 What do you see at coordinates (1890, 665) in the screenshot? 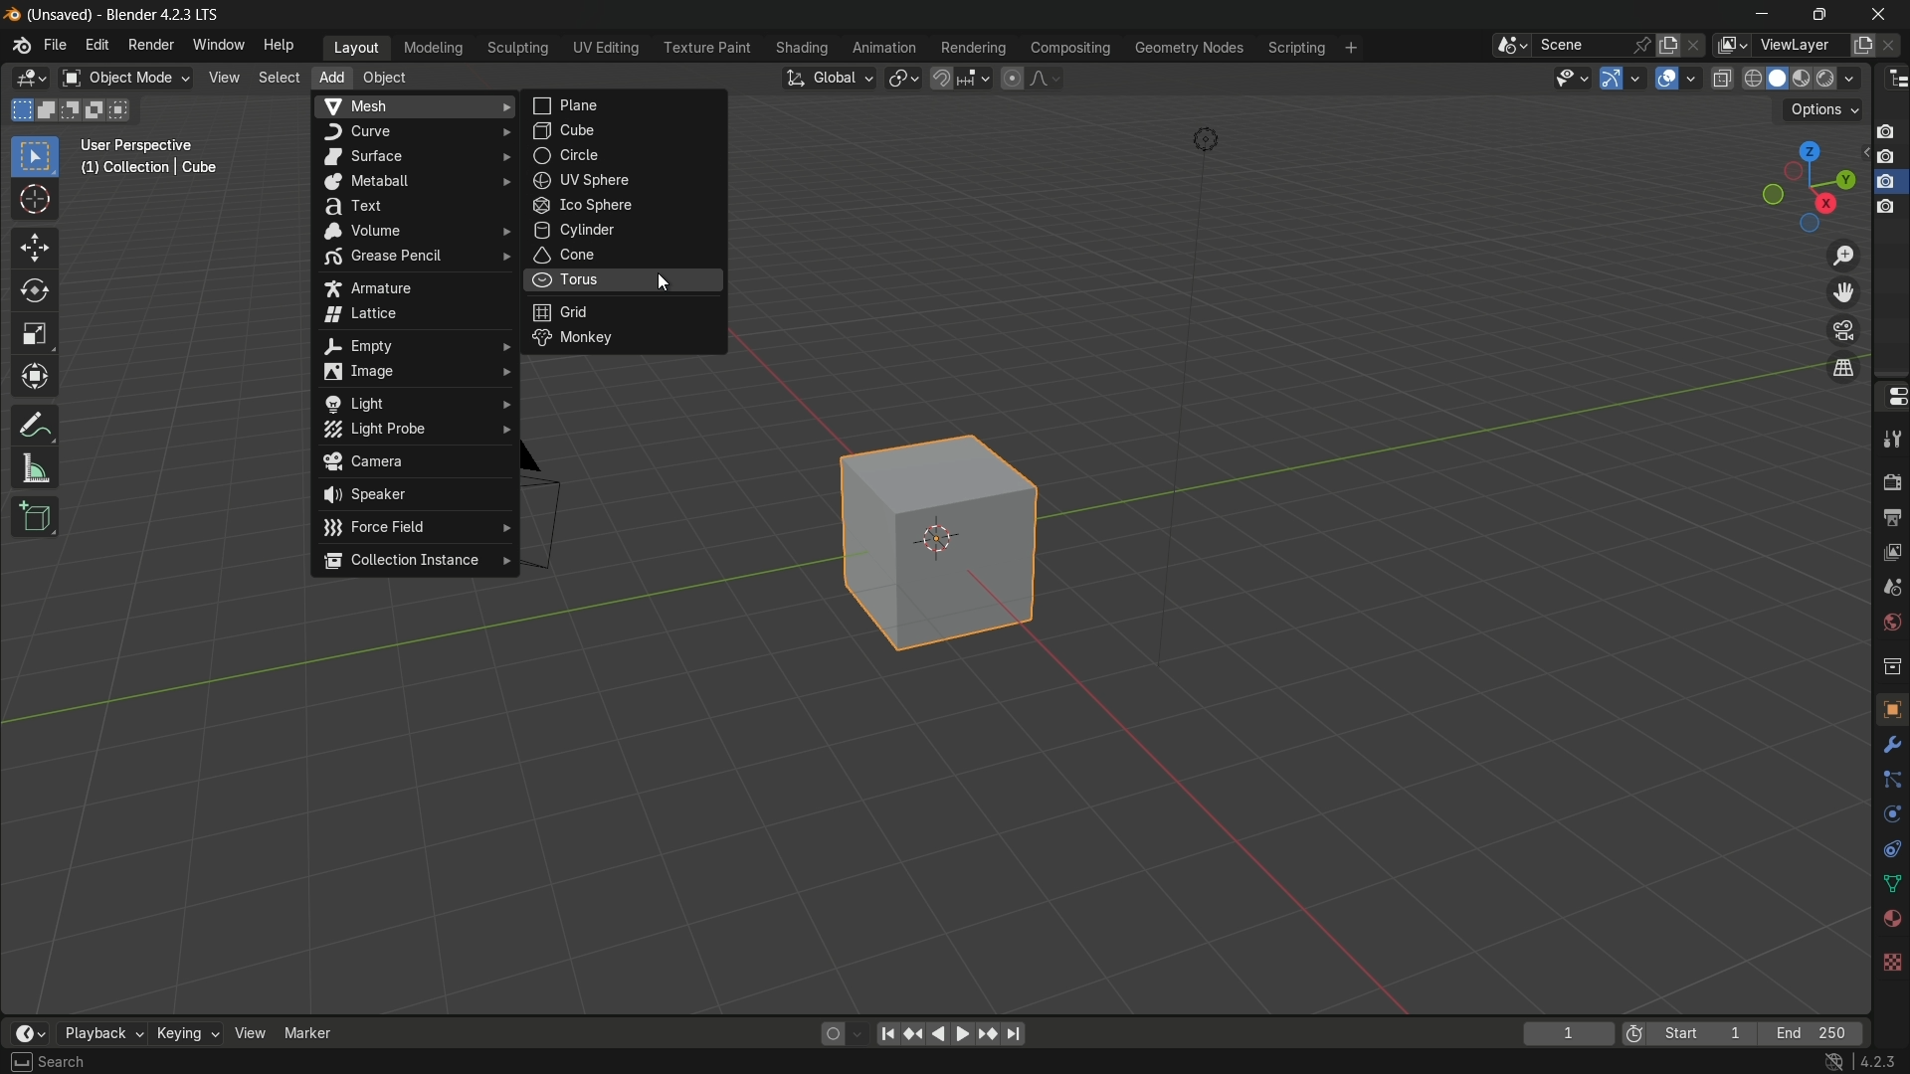
I see `collection` at bounding box center [1890, 665].